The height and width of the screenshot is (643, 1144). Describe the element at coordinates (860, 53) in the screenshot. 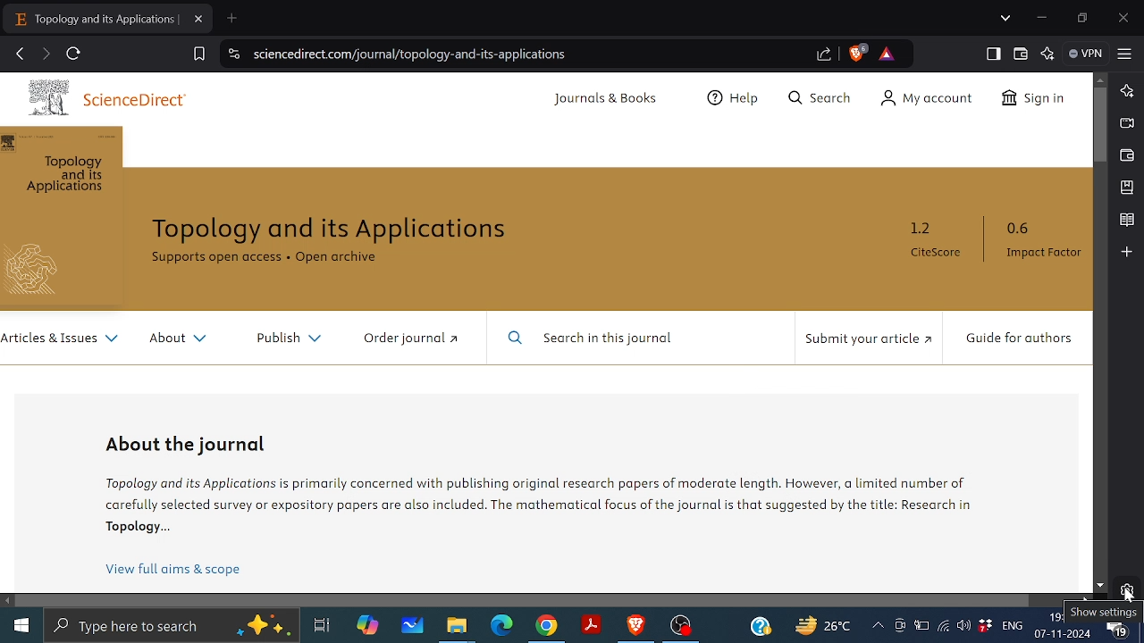

I see `Brave shield` at that location.